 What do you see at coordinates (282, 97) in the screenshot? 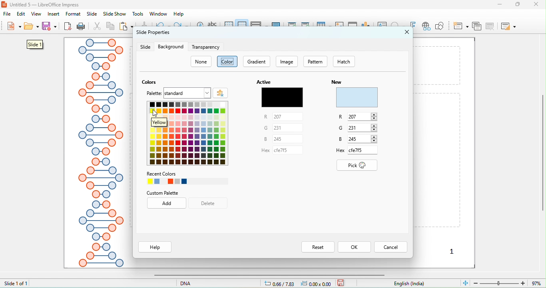
I see `black` at bounding box center [282, 97].